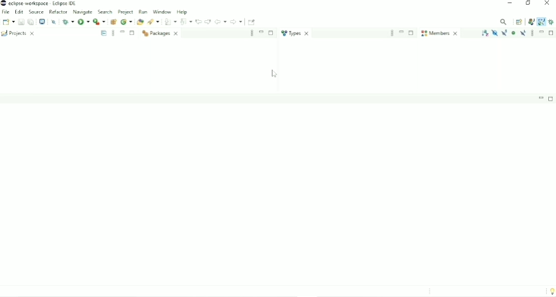 The height and width of the screenshot is (297, 556). Describe the element at coordinates (523, 33) in the screenshot. I see `Hide local types` at that location.